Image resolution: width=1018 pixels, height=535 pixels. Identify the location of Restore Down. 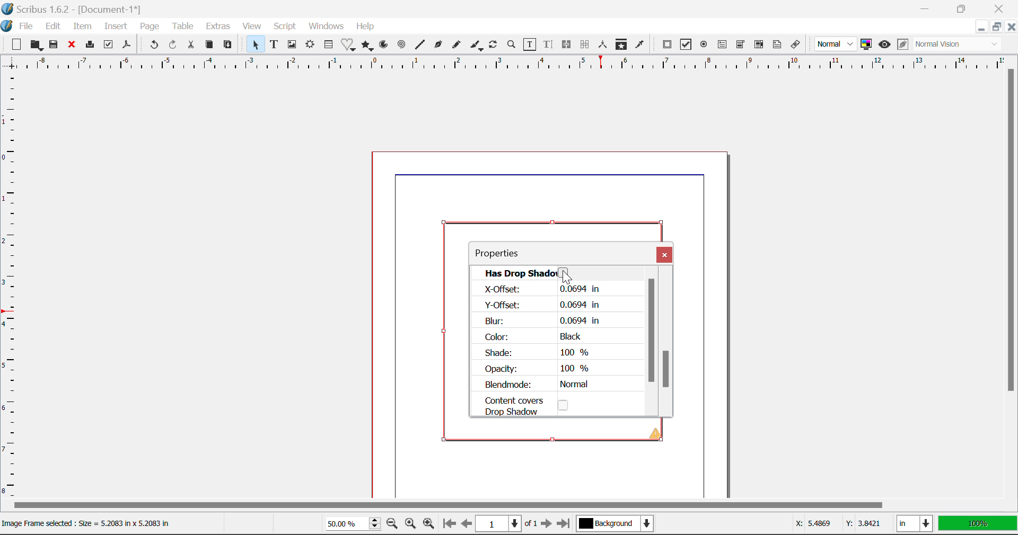
(979, 28).